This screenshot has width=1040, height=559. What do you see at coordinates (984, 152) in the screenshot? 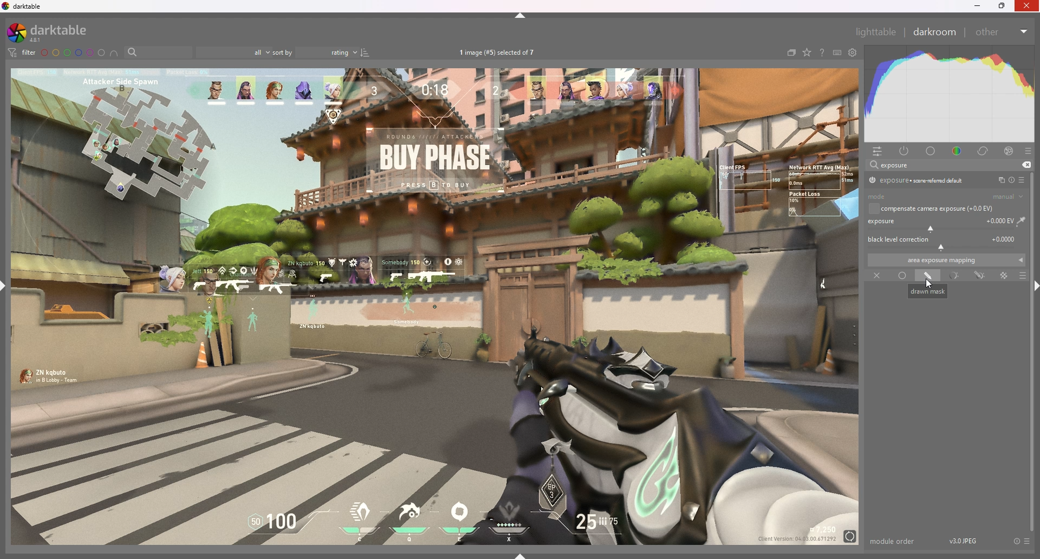
I see `correct` at bounding box center [984, 152].